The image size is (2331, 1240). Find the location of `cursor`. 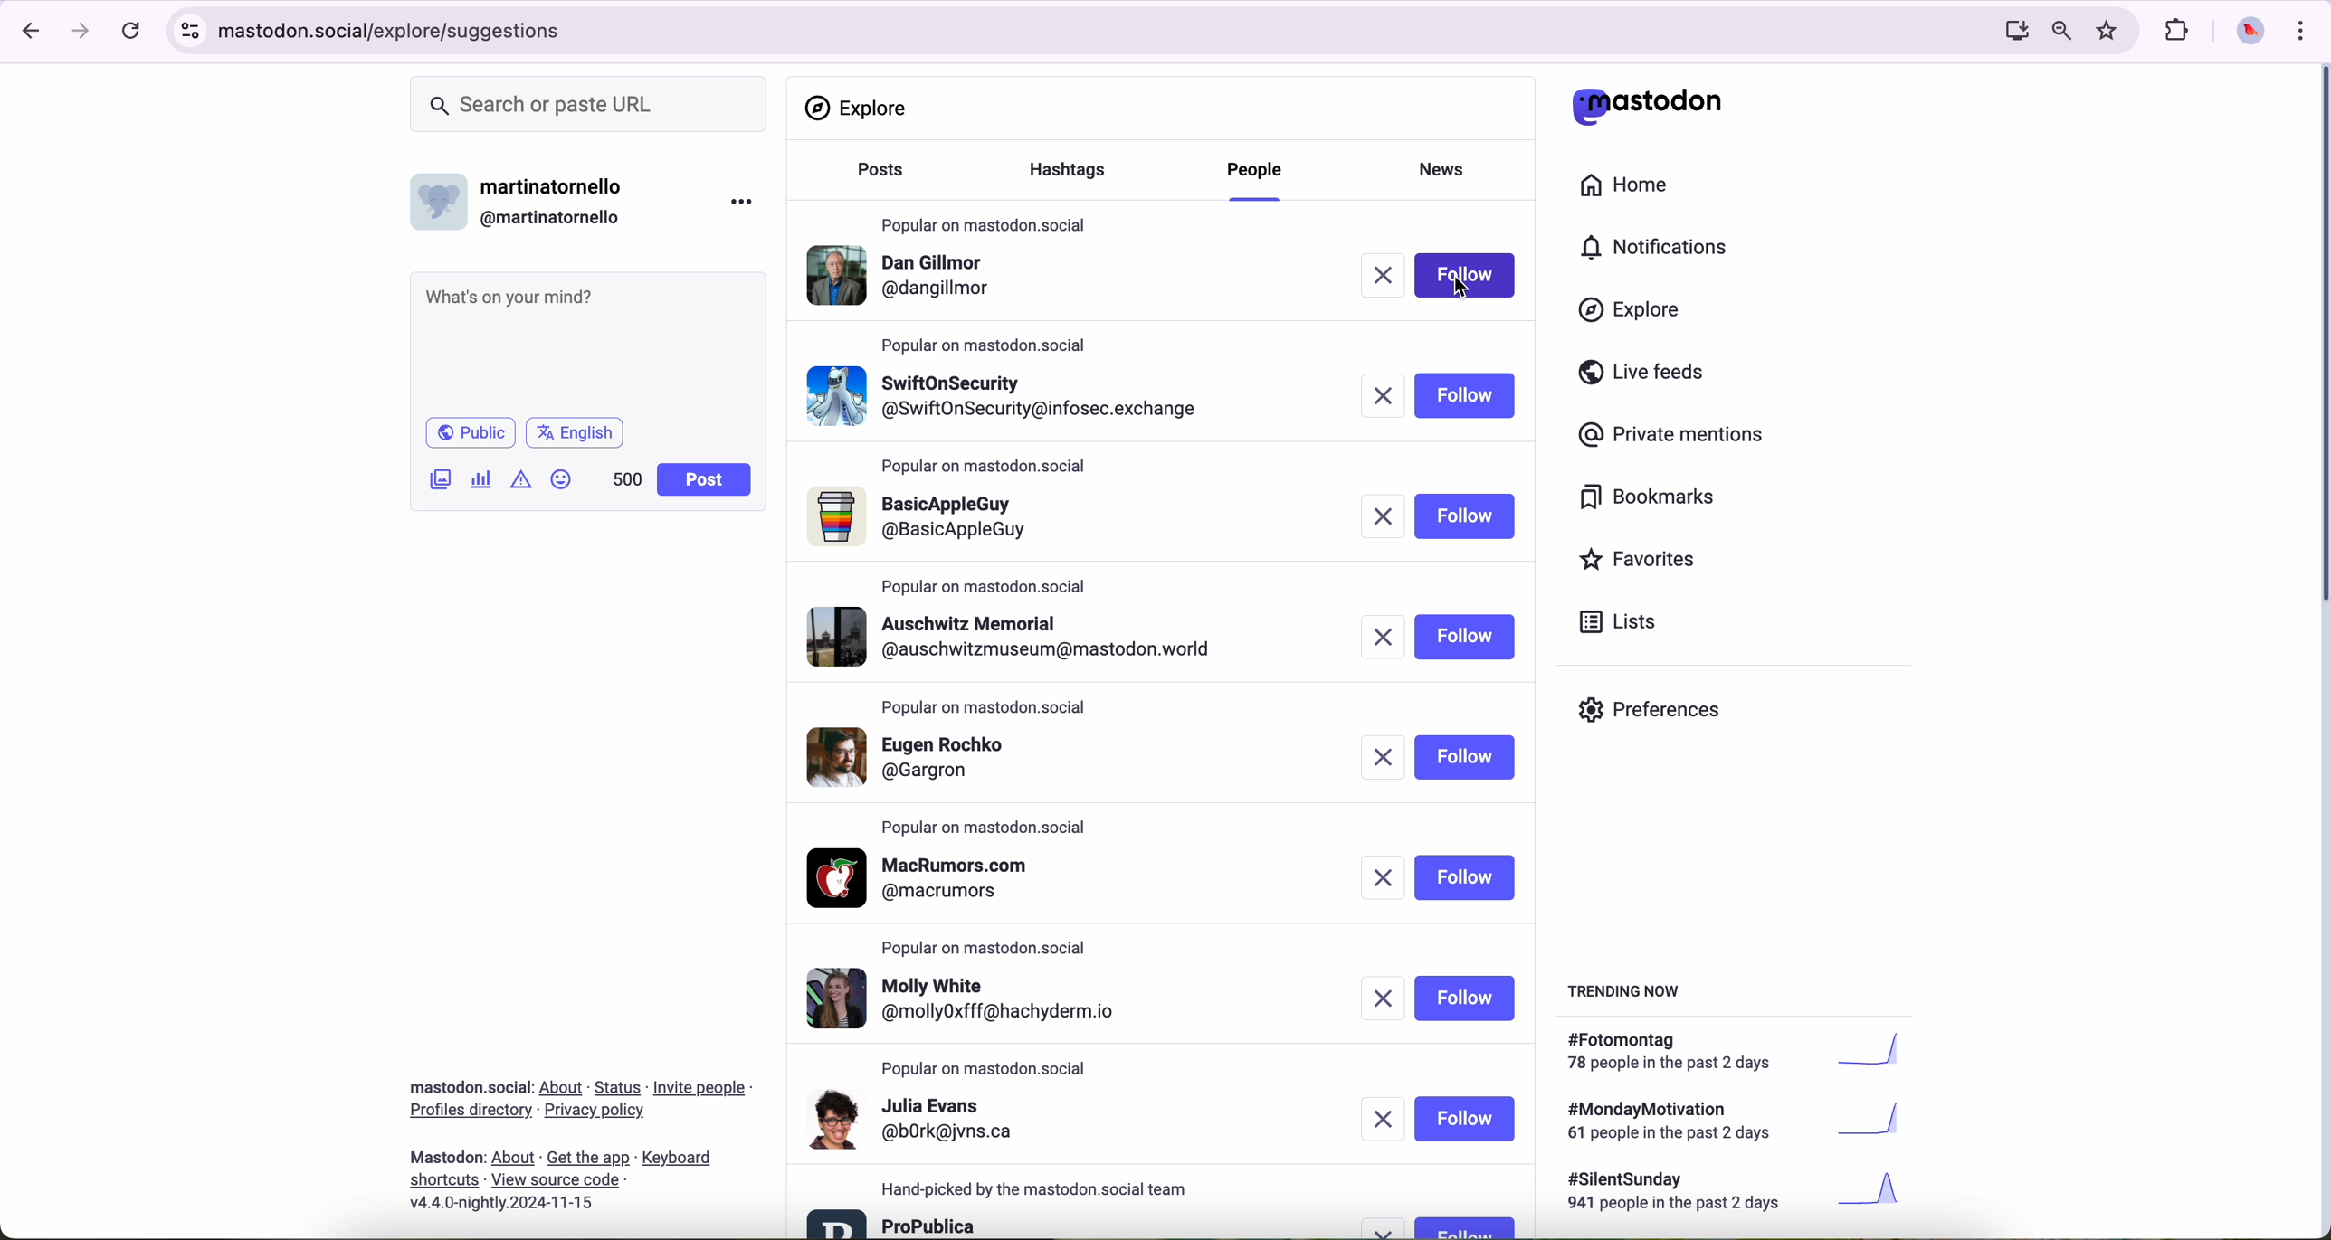

cursor is located at coordinates (1462, 286).